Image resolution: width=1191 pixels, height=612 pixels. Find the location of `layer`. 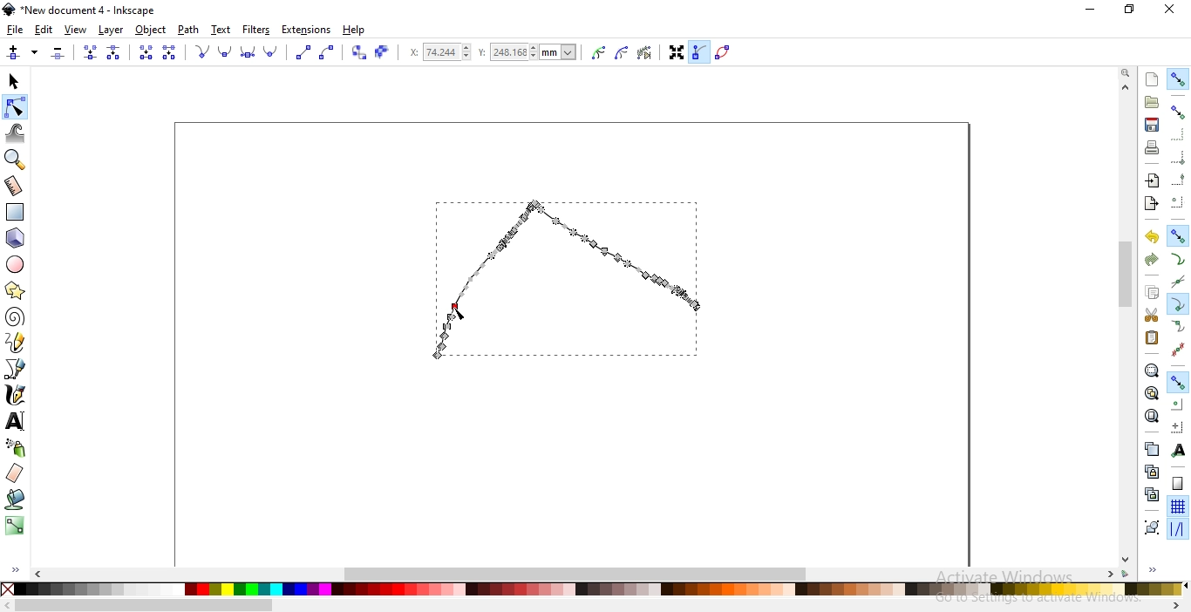

layer is located at coordinates (112, 31).